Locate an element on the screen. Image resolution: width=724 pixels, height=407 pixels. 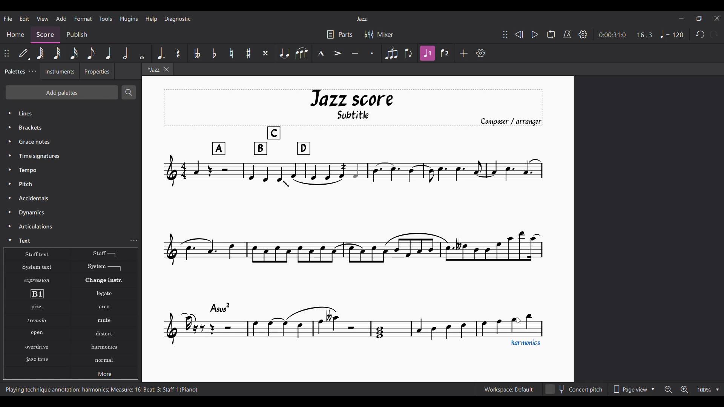
Tuplet is located at coordinates (391, 53).